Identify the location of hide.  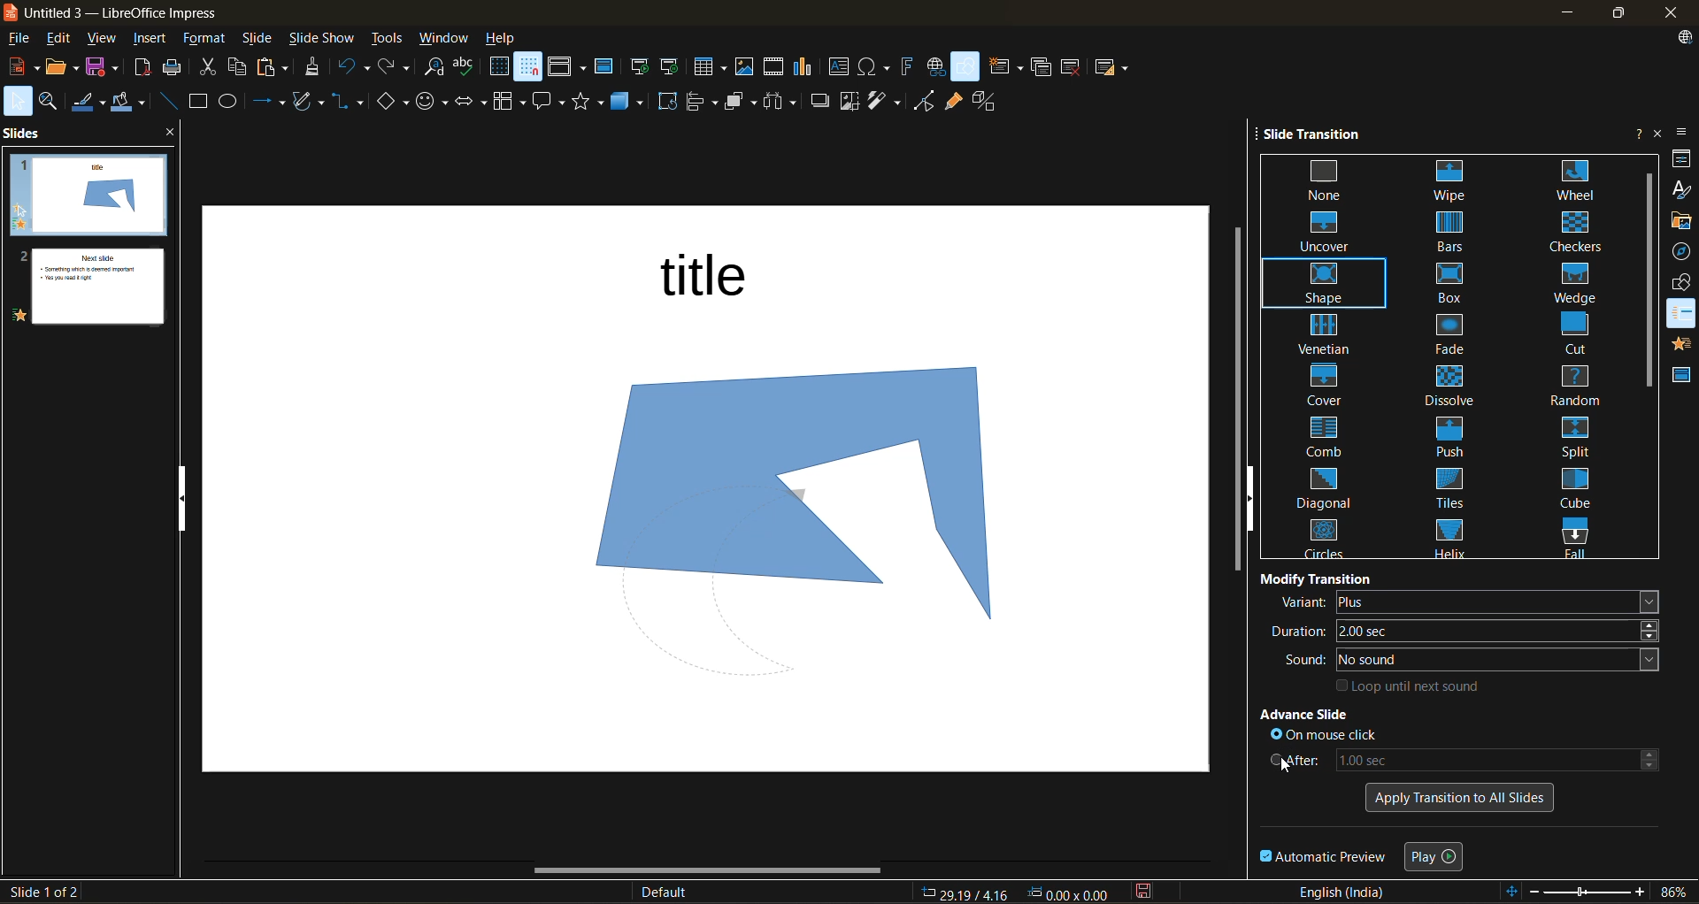
(187, 501).